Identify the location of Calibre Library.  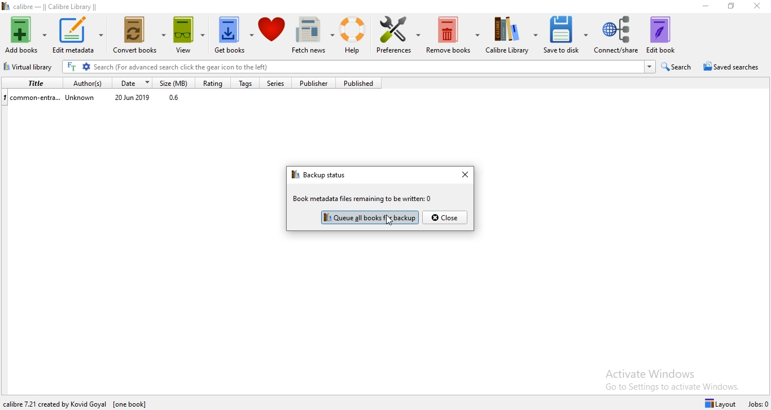
(512, 36).